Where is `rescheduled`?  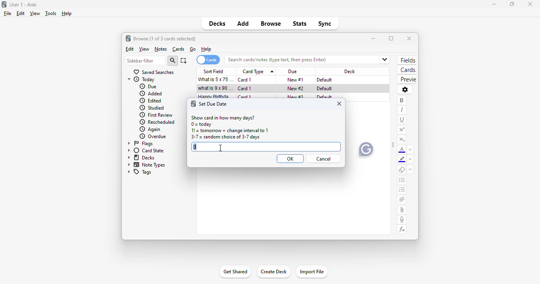
rescheduled is located at coordinates (157, 122).